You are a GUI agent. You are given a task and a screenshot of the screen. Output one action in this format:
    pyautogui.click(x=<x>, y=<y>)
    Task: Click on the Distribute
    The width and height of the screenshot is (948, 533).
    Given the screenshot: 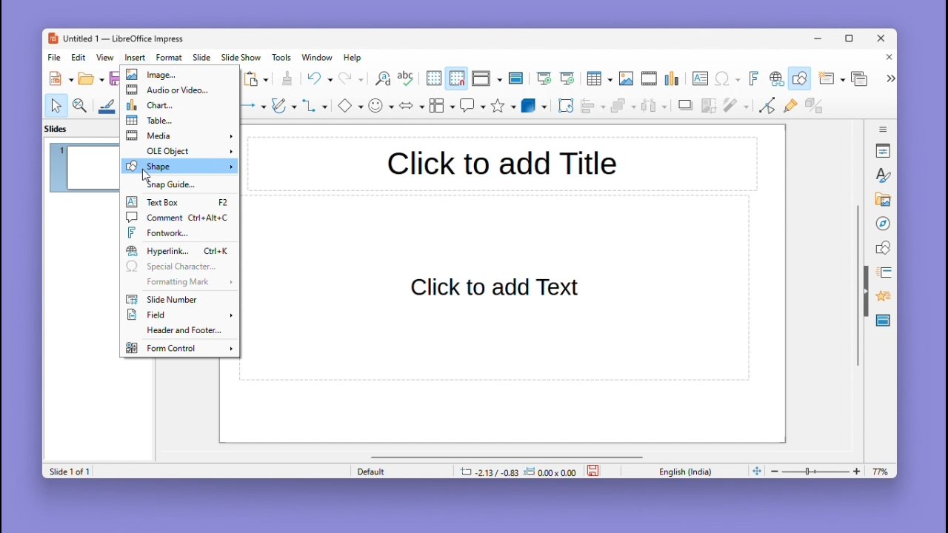 What is the action you would take?
    pyautogui.click(x=656, y=107)
    